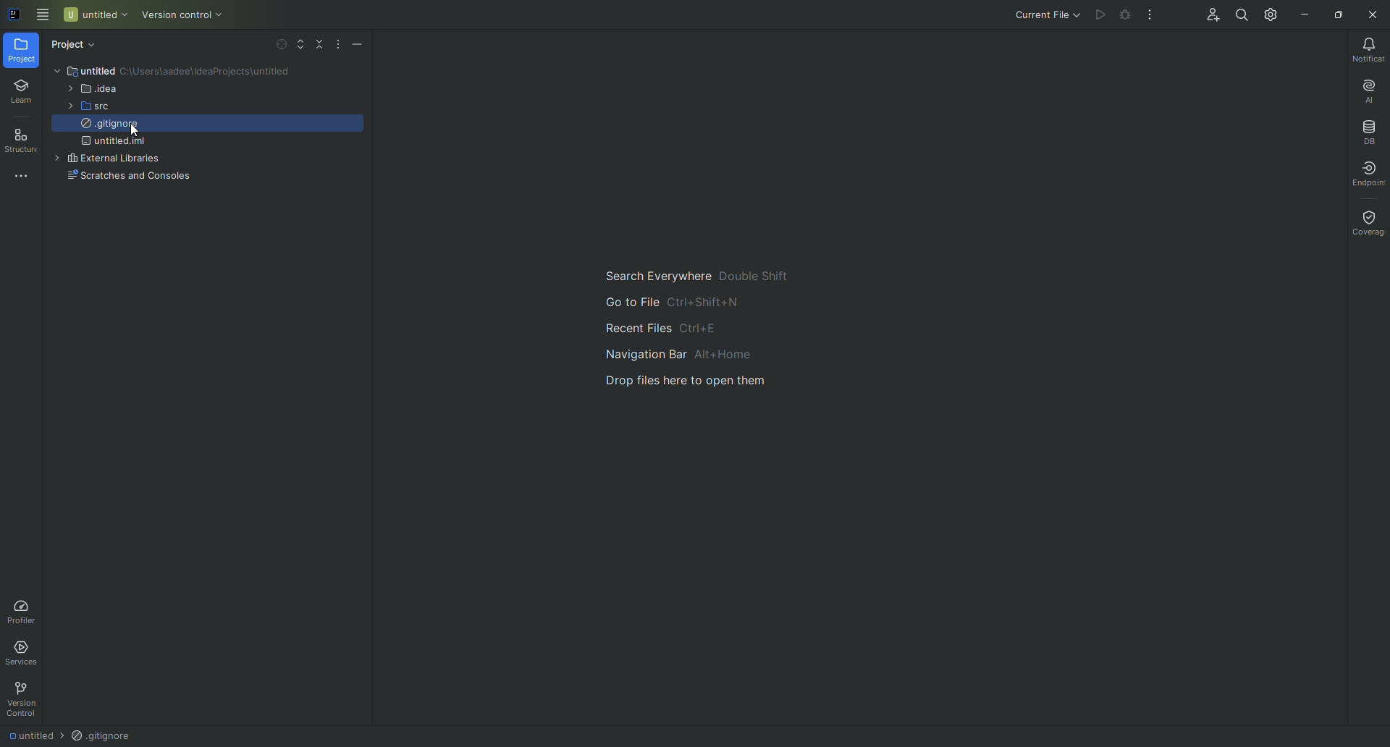 Image resolution: width=1390 pixels, height=747 pixels. I want to click on Restore, so click(1338, 13).